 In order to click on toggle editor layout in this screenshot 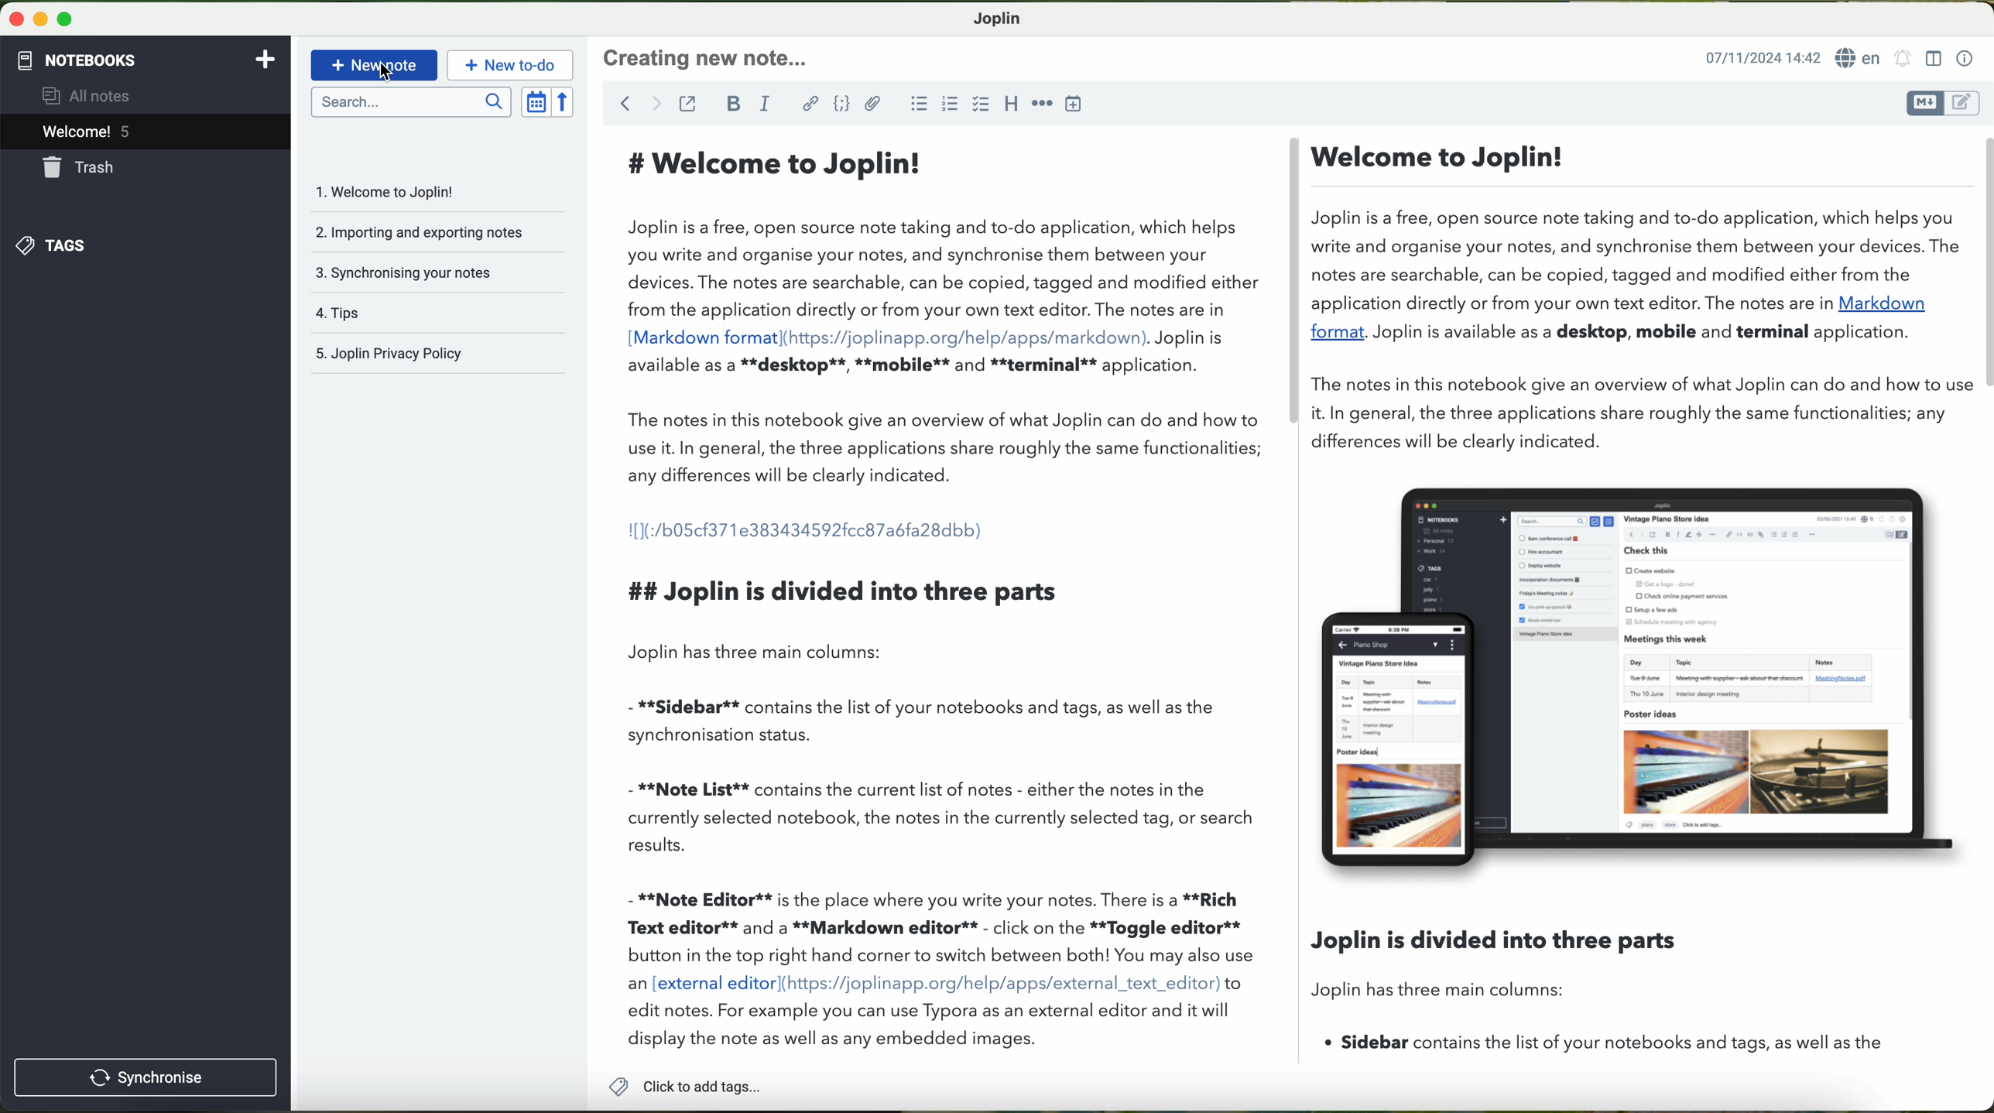, I will do `click(1933, 59)`.